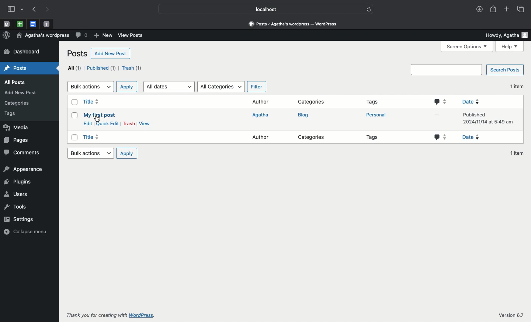 Image resolution: width=531 pixels, height=322 pixels. What do you see at coordinates (74, 138) in the screenshot?
I see `checkbox` at bounding box center [74, 138].